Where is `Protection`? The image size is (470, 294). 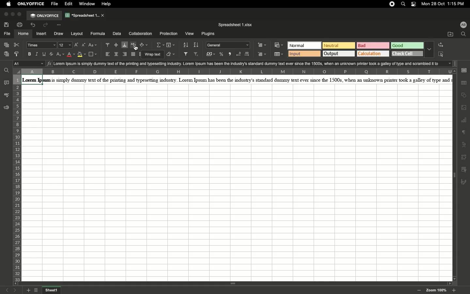 Protection is located at coordinates (169, 34).